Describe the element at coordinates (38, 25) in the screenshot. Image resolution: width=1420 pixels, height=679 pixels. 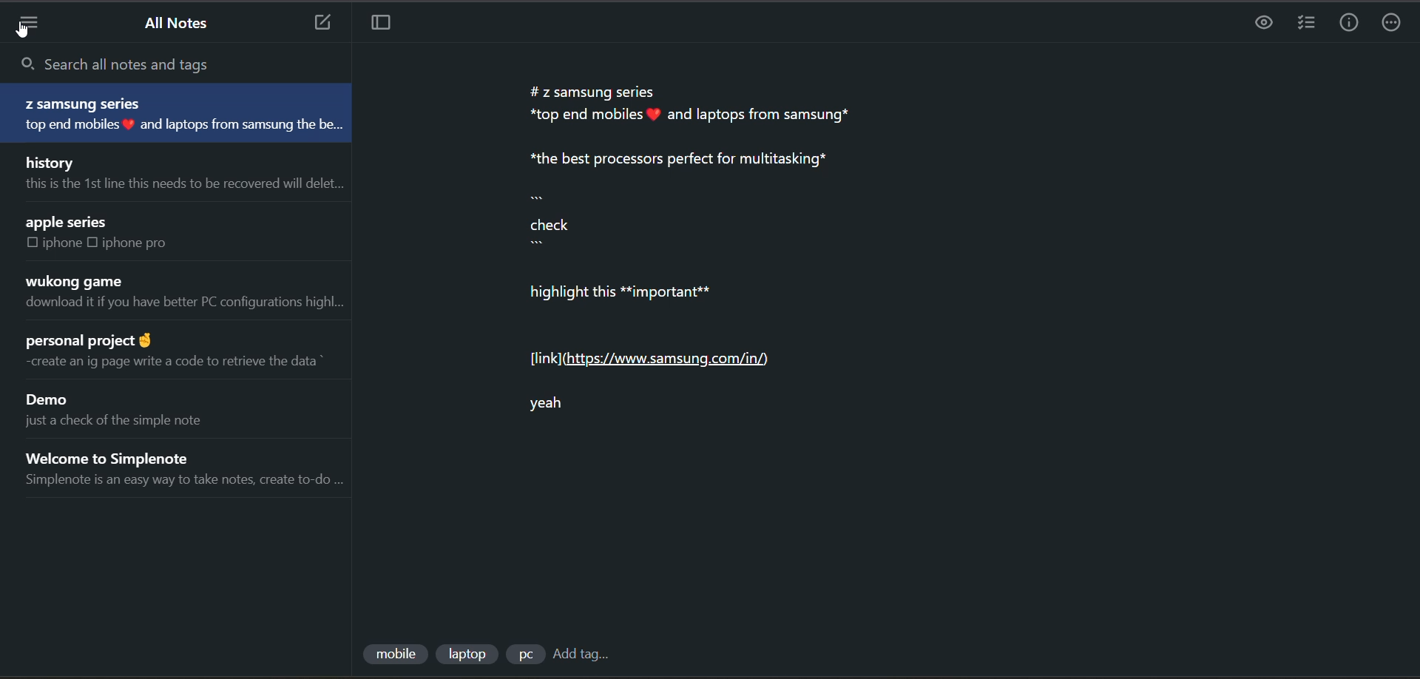
I see `menu` at that location.